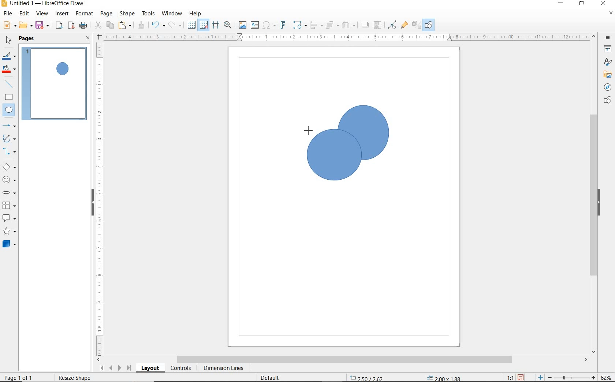 The width and height of the screenshot is (615, 382). Describe the element at coordinates (316, 26) in the screenshot. I see `ALIGN OBJECTS` at that location.